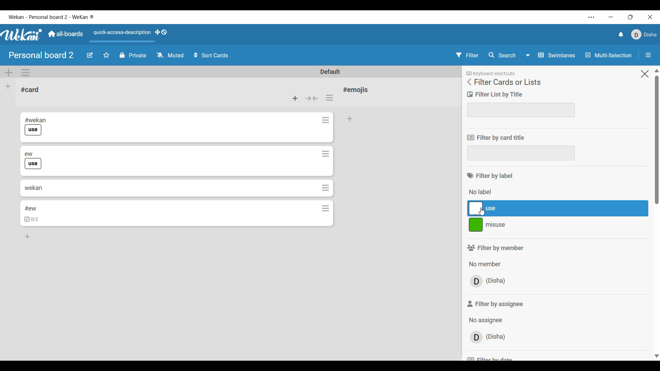  Describe the element at coordinates (326, 188) in the screenshot. I see `Card actions for respective card` at that location.